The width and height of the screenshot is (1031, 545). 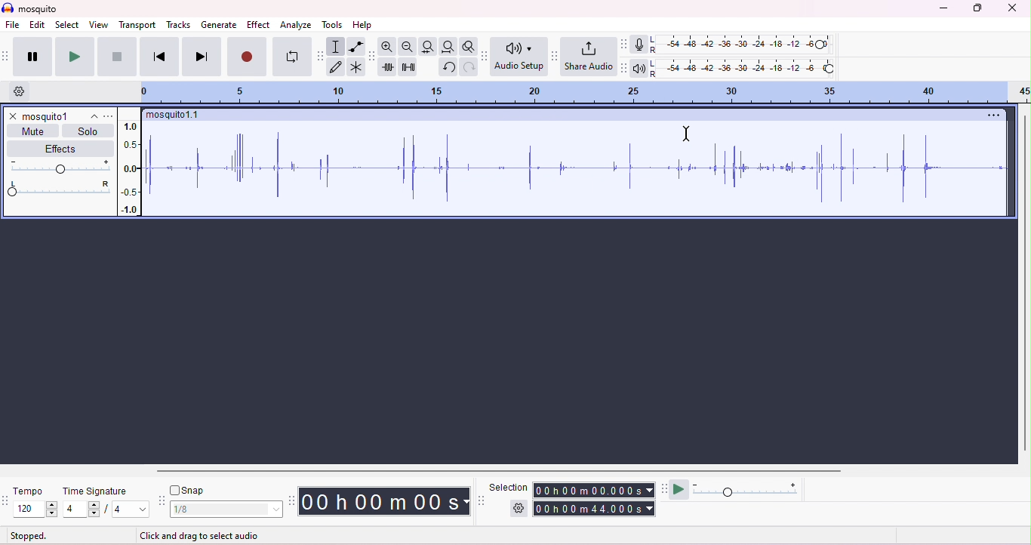 What do you see at coordinates (297, 26) in the screenshot?
I see `analyze` at bounding box center [297, 26].